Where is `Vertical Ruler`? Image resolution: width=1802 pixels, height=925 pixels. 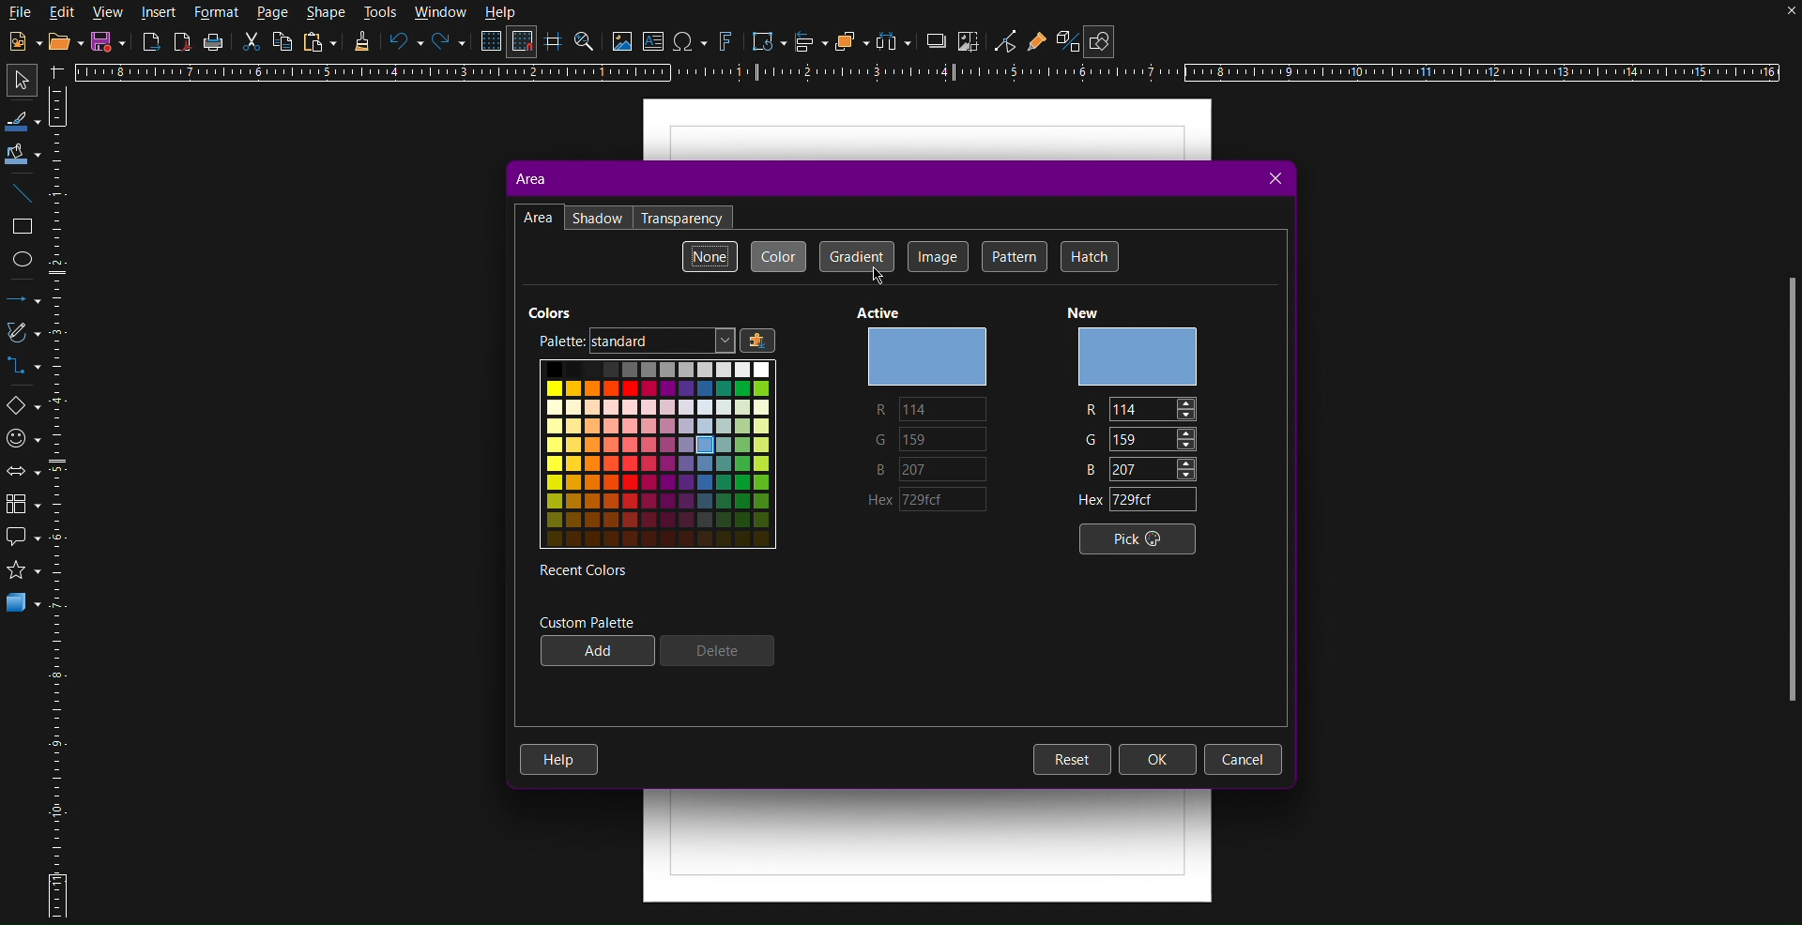 Vertical Ruler is located at coordinates (61, 500).